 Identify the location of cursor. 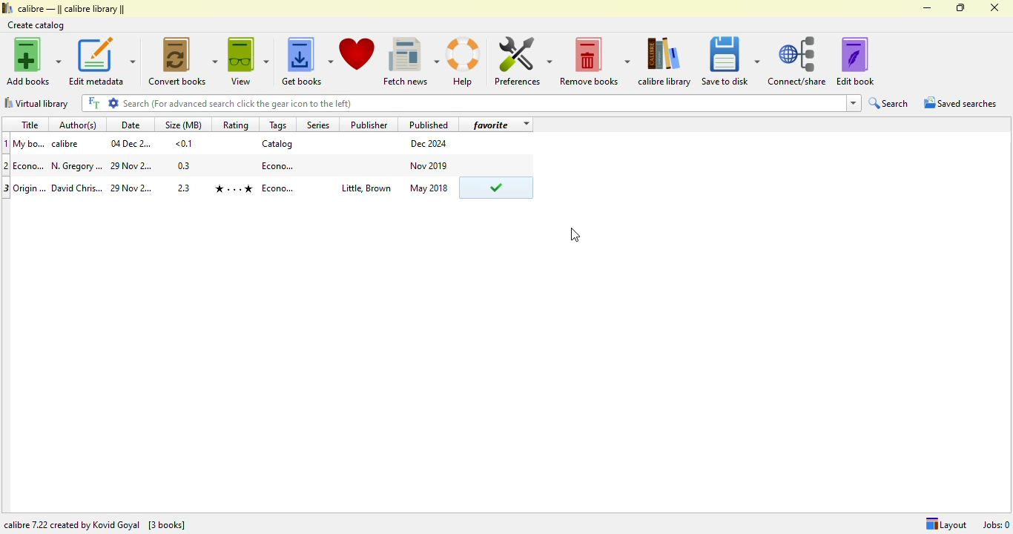
(575, 234).